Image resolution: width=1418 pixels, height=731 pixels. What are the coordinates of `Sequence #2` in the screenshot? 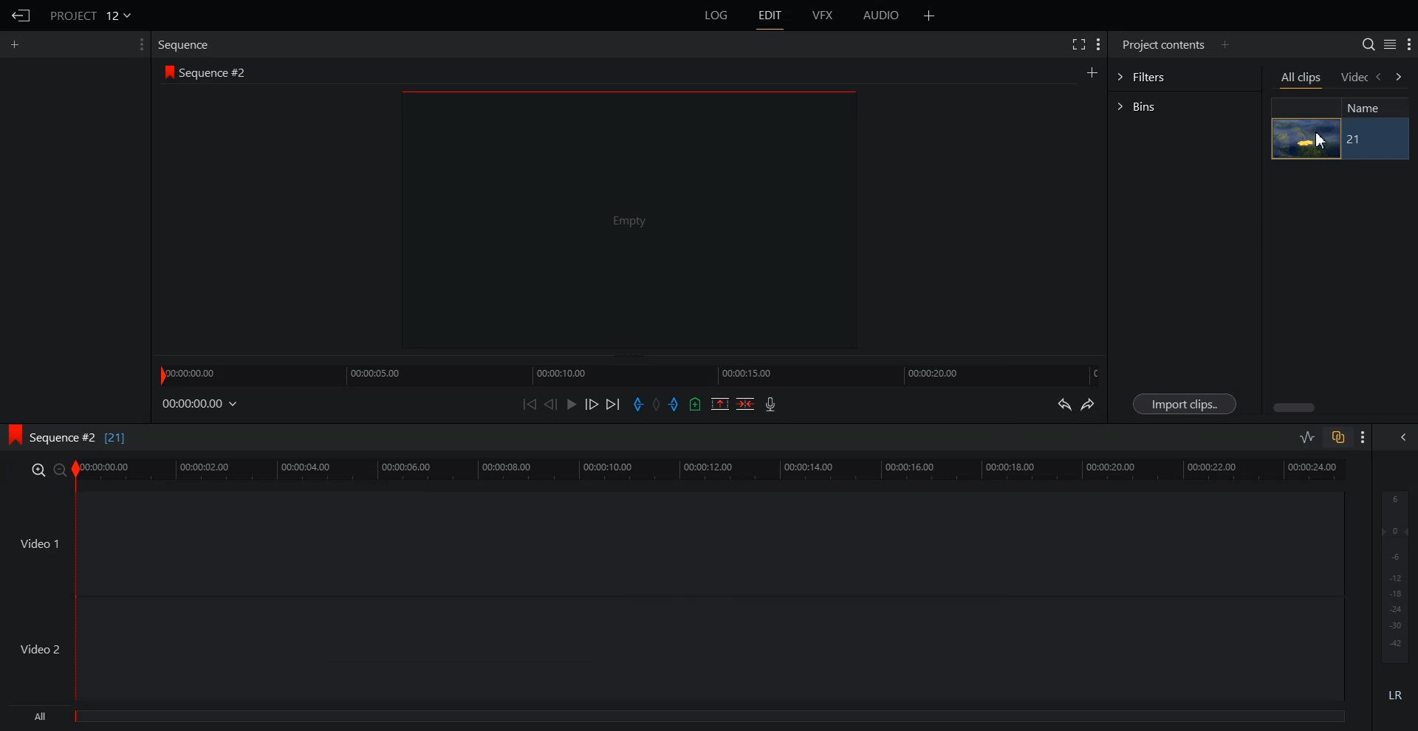 It's located at (217, 72).